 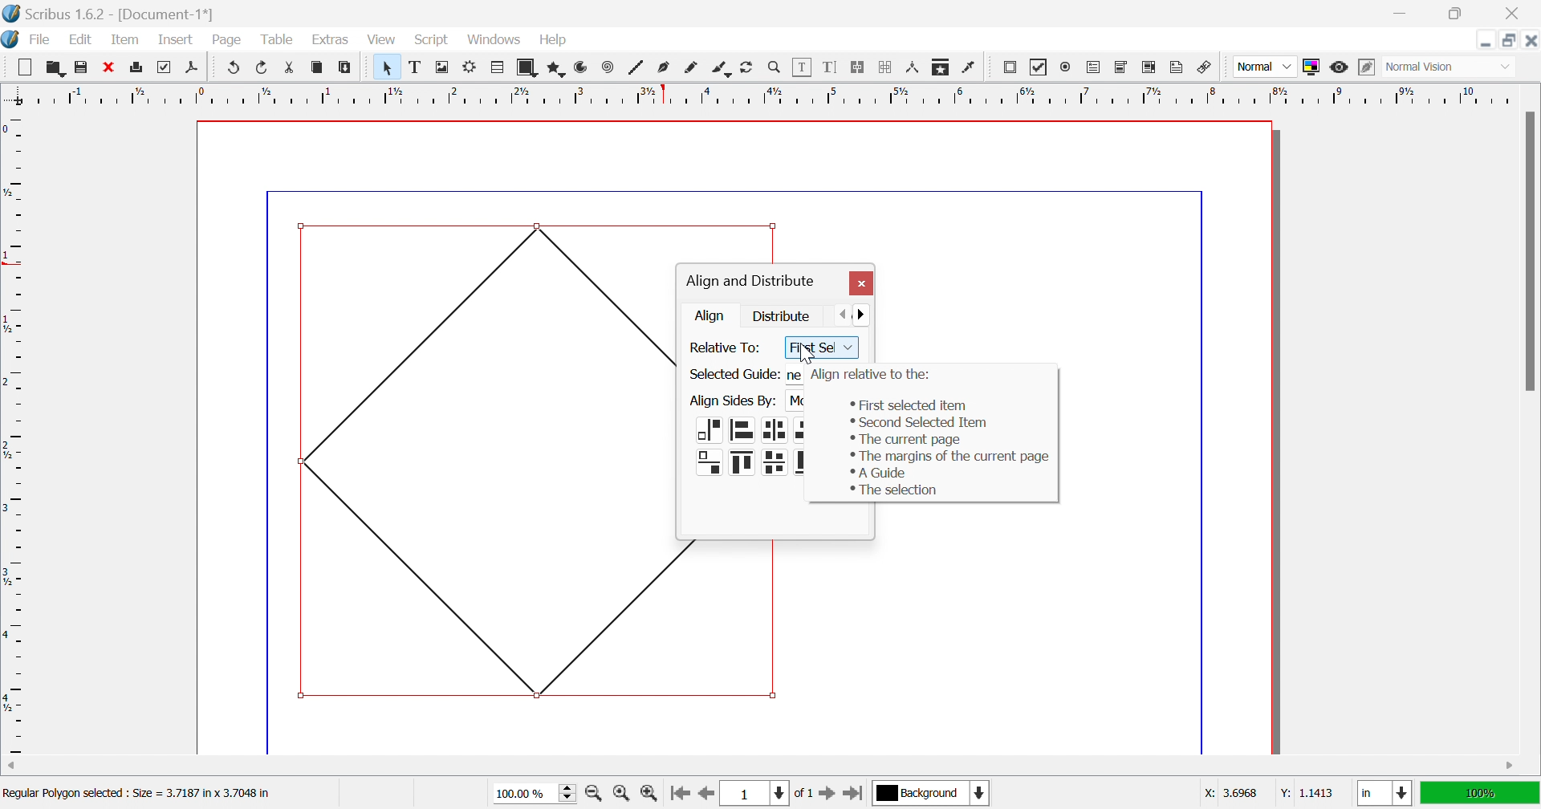 What do you see at coordinates (905, 439) in the screenshot?
I see `The current page` at bounding box center [905, 439].